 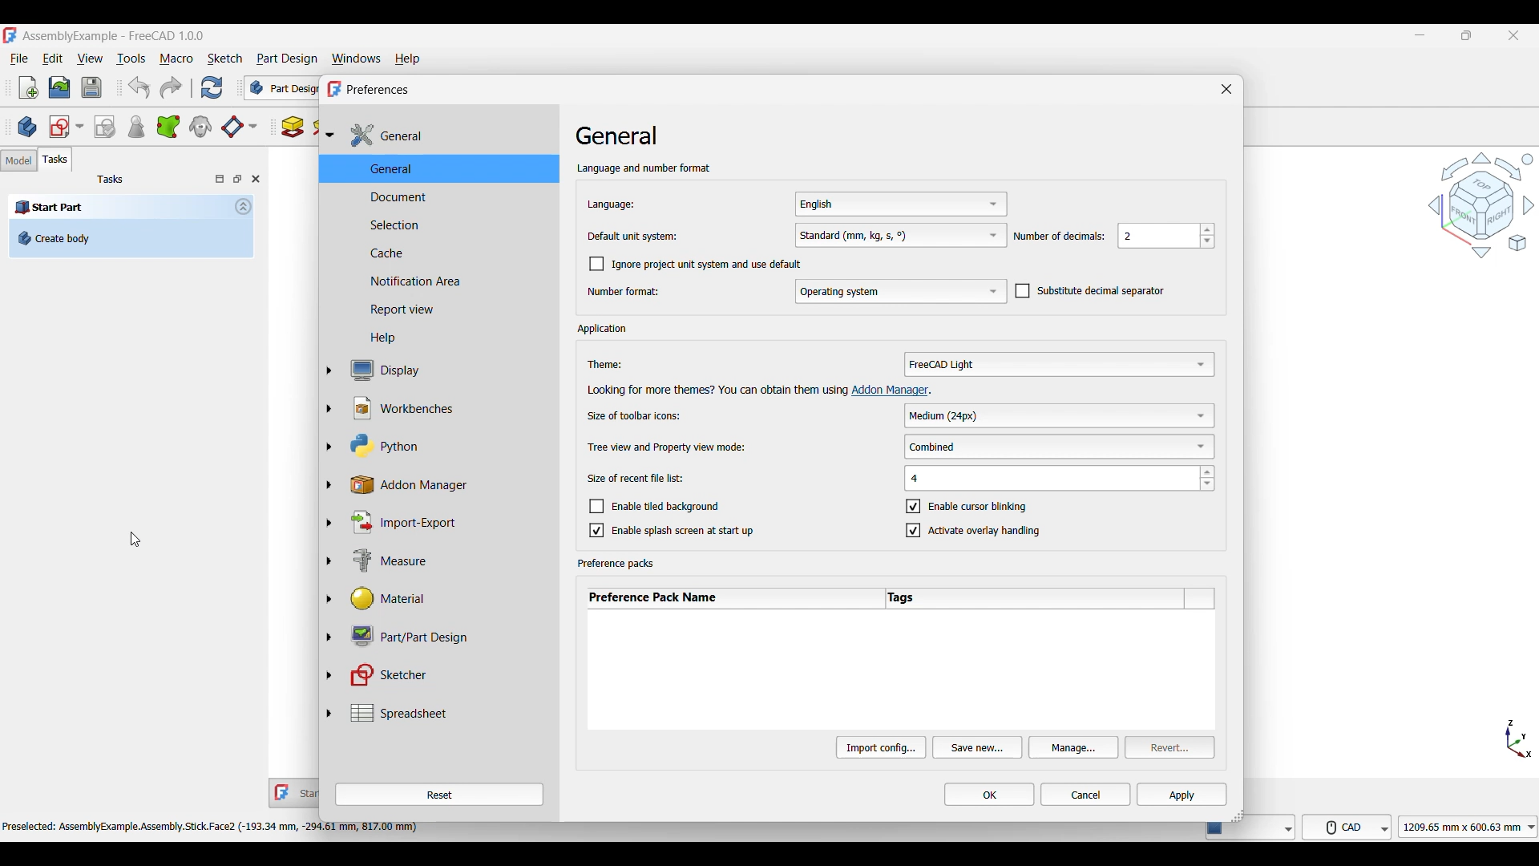 I want to click on Create a datum plane, so click(x=240, y=127).